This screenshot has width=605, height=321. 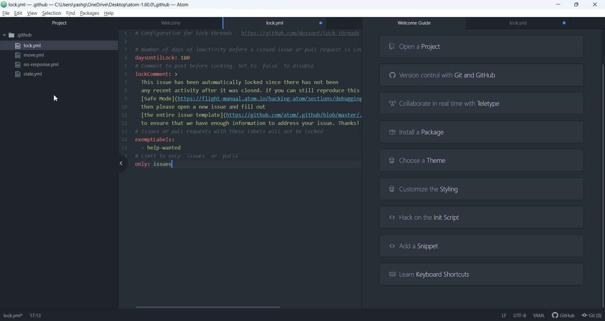 I want to click on lock.yml, so click(x=59, y=46).